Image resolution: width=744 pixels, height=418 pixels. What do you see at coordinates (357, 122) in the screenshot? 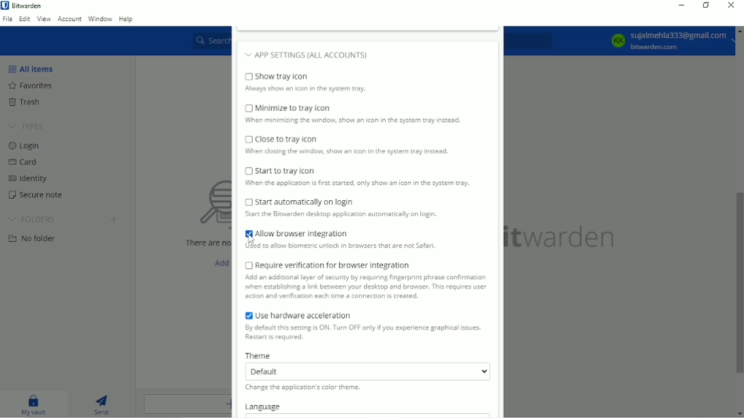
I see `When minimizing the window, show an icon in the system tray instead` at bounding box center [357, 122].